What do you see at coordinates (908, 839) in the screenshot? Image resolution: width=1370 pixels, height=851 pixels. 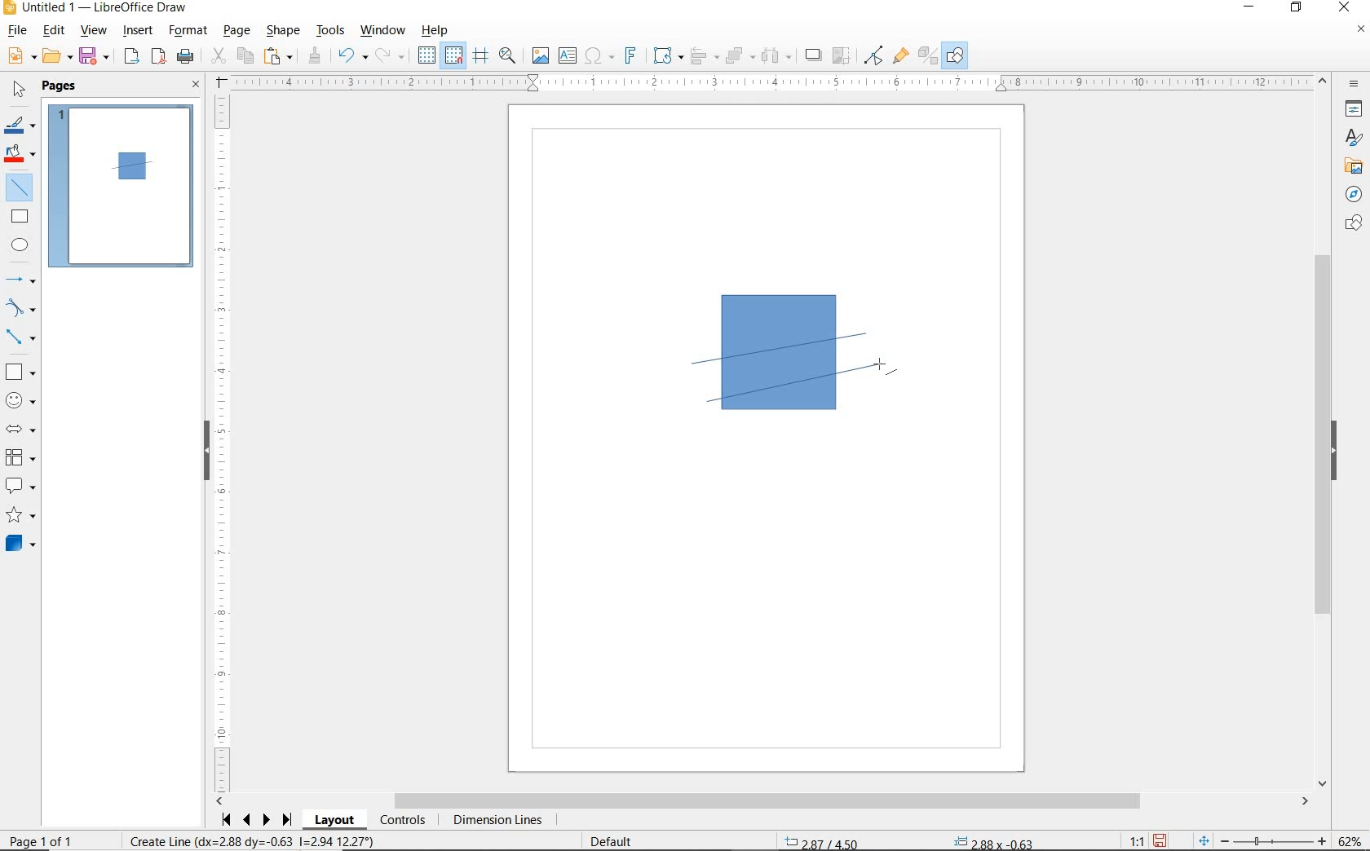 I see `STANDARD SELECTION` at bounding box center [908, 839].